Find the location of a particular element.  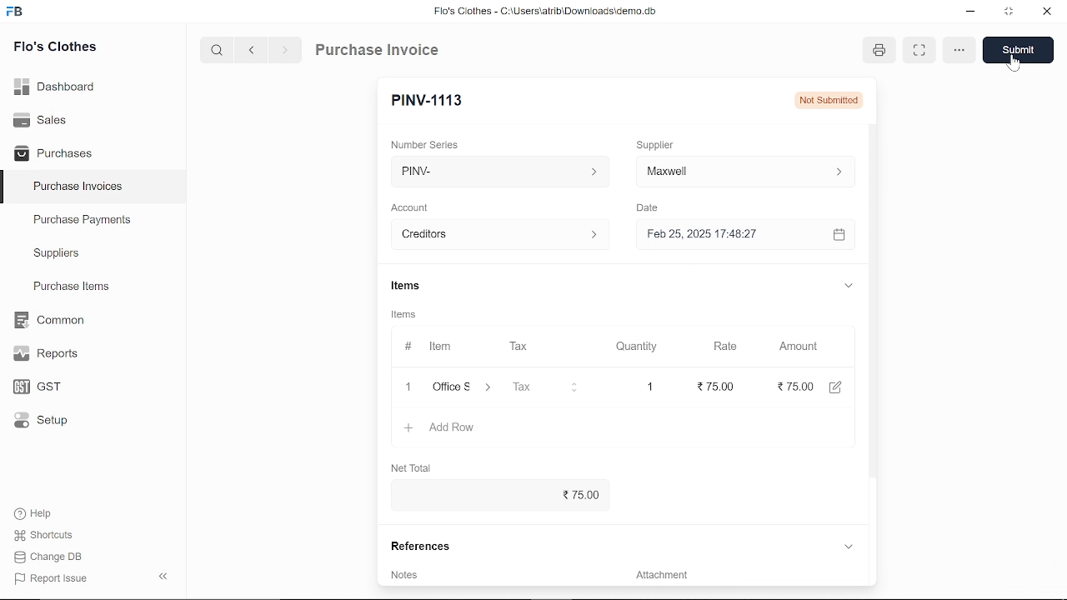

PINV- > is located at coordinates (494, 172).